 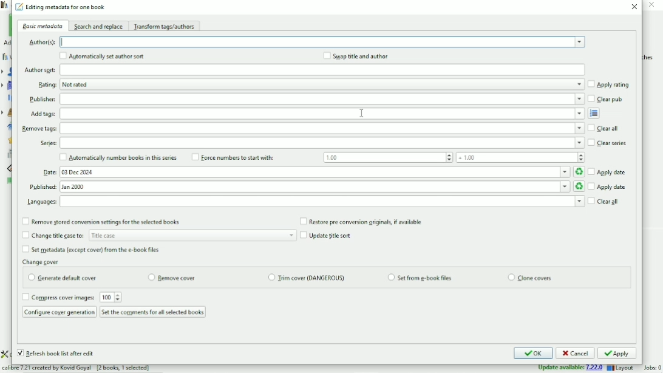 What do you see at coordinates (61, 278) in the screenshot?
I see `Generate default cover radio button` at bounding box center [61, 278].